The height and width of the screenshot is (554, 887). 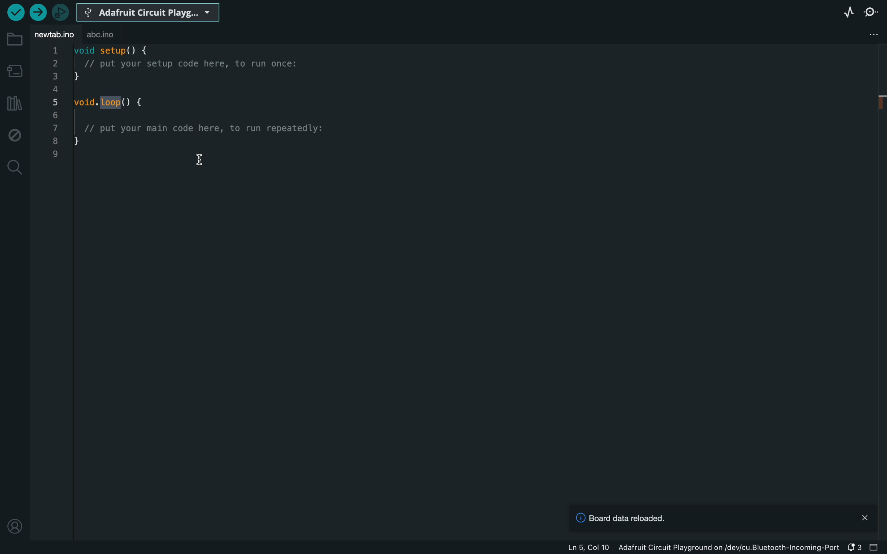 I want to click on 9, so click(x=55, y=154).